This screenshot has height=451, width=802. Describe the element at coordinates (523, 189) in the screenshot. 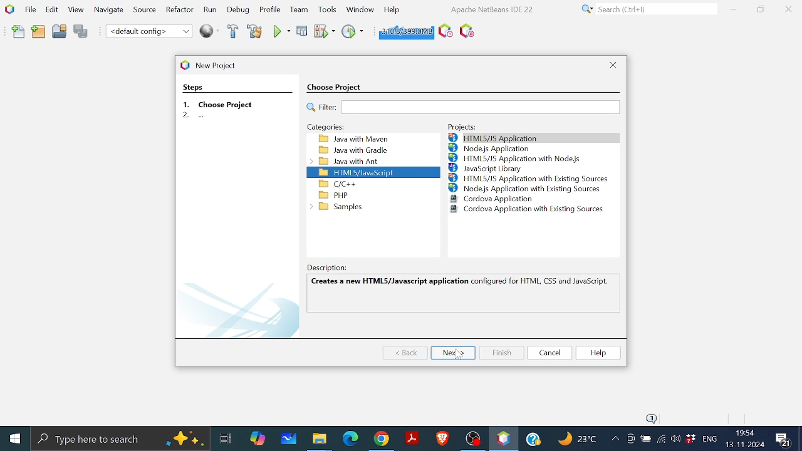

I see `Node.js Application with Existing Sources` at that location.